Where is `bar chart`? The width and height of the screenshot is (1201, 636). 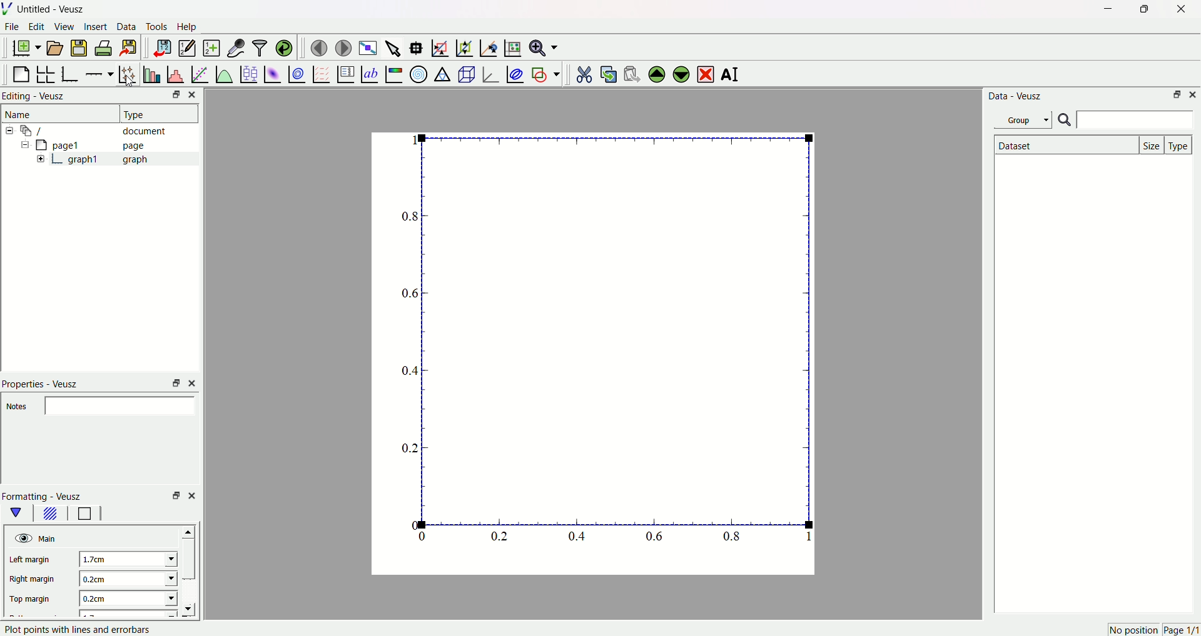
bar chart is located at coordinates (150, 72).